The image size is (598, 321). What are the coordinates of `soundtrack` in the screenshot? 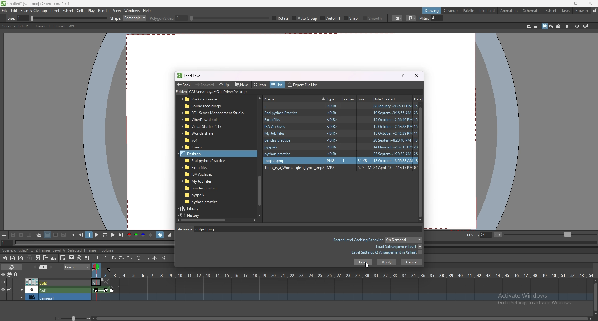 It's located at (160, 235).